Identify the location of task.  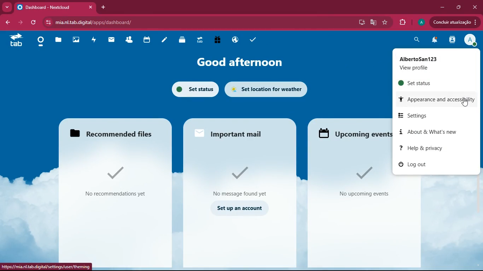
(253, 40).